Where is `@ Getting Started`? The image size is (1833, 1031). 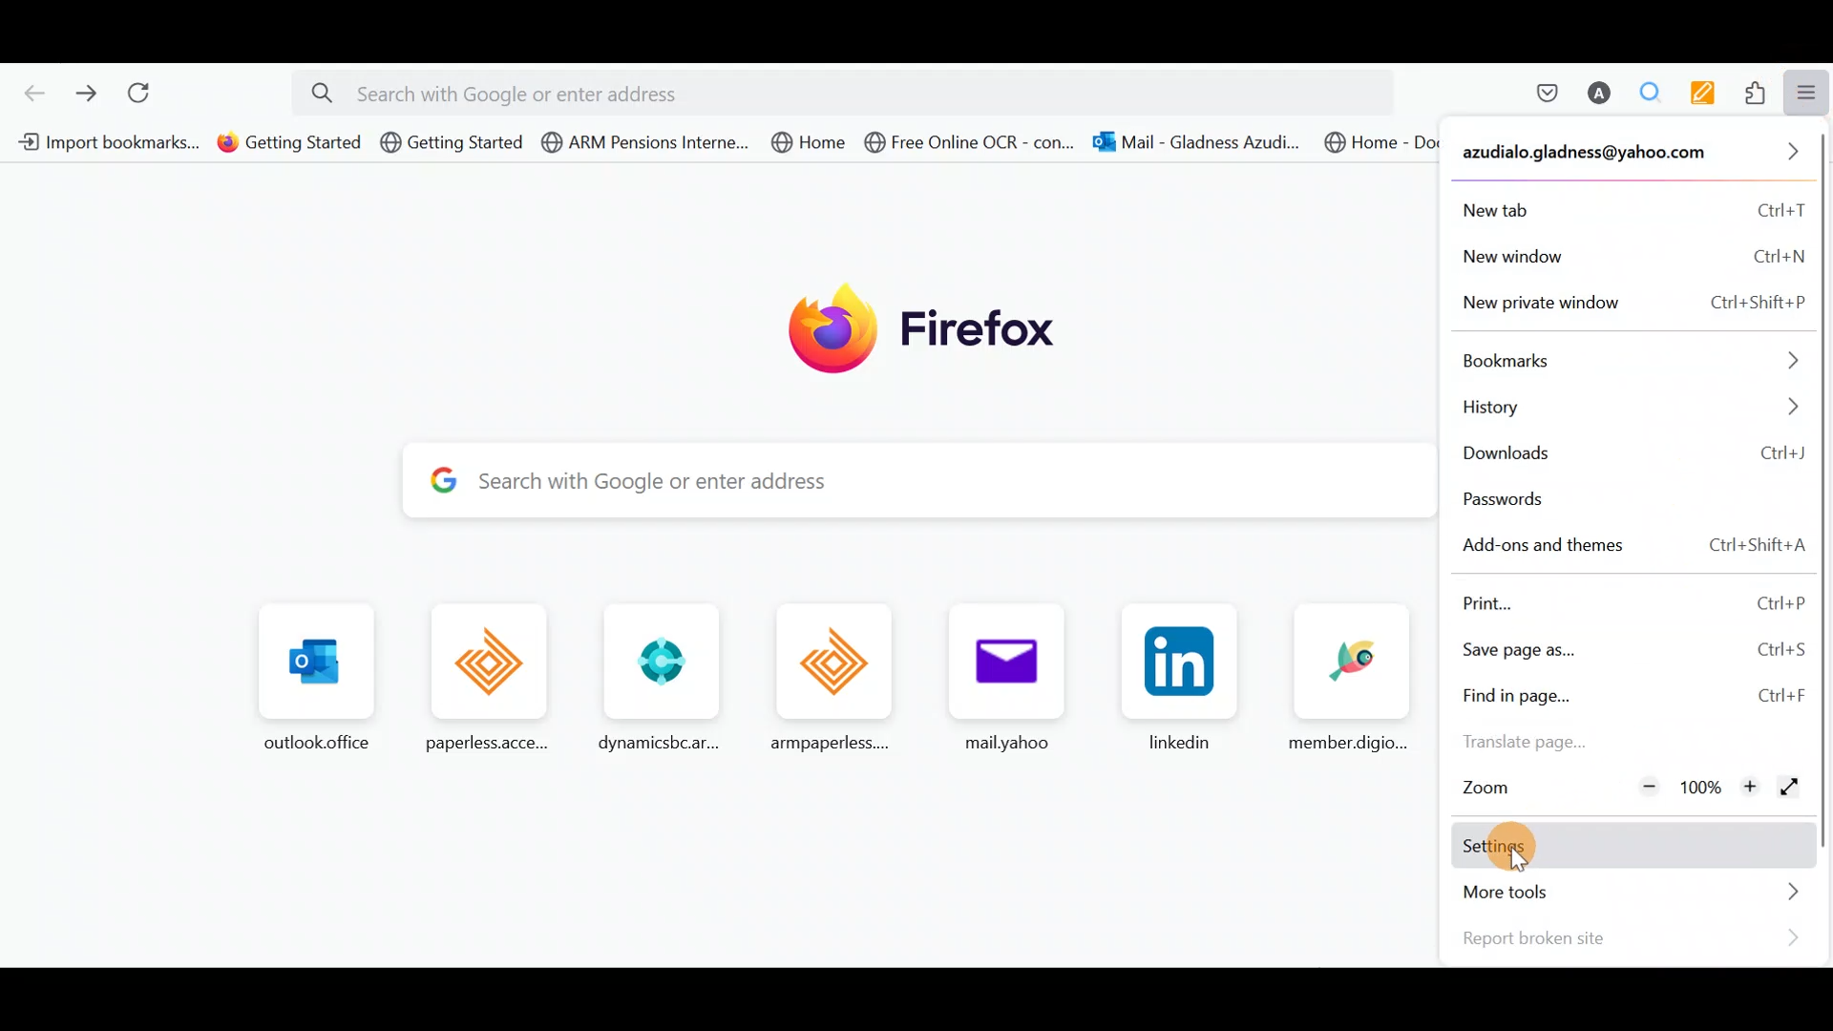 @ Getting Started is located at coordinates (453, 147).